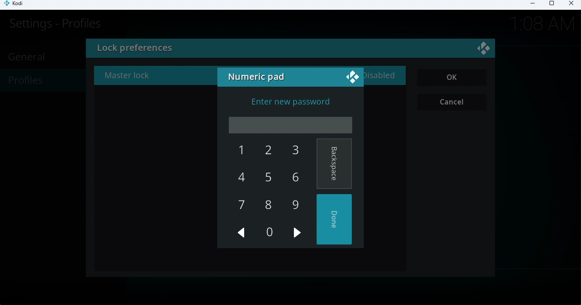 This screenshot has height=305, width=581. I want to click on Cancel, so click(453, 102).